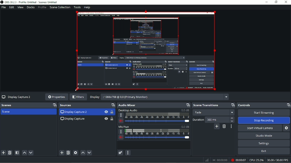  I want to click on Display Capture, so click(72, 119).